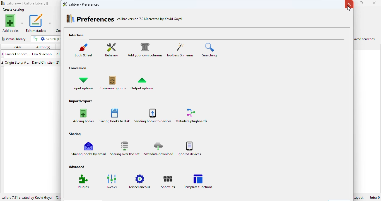 The image size is (381, 201). What do you see at coordinates (111, 182) in the screenshot?
I see `tweaks` at bounding box center [111, 182].